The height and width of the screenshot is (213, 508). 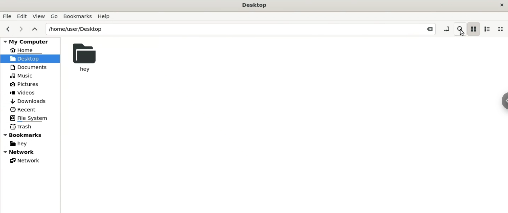 What do you see at coordinates (25, 92) in the screenshot?
I see `Videos` at bounding box center [25, 92].